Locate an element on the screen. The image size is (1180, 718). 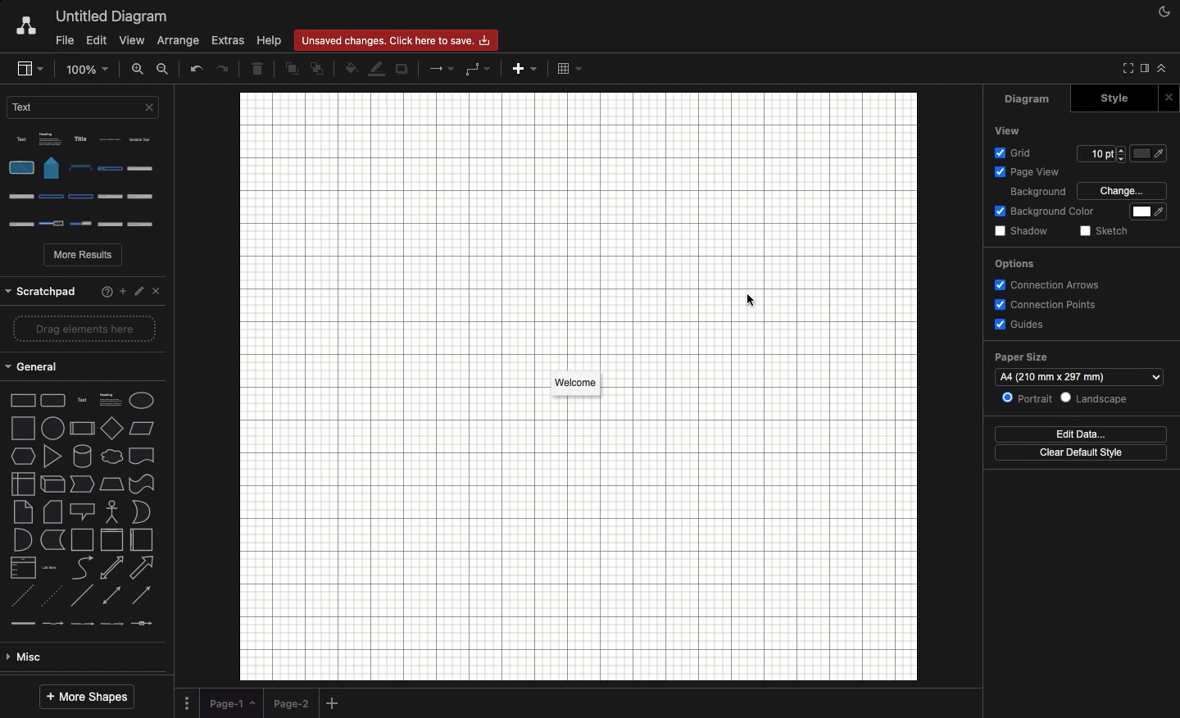
More results is located at coordinates (84, 257).